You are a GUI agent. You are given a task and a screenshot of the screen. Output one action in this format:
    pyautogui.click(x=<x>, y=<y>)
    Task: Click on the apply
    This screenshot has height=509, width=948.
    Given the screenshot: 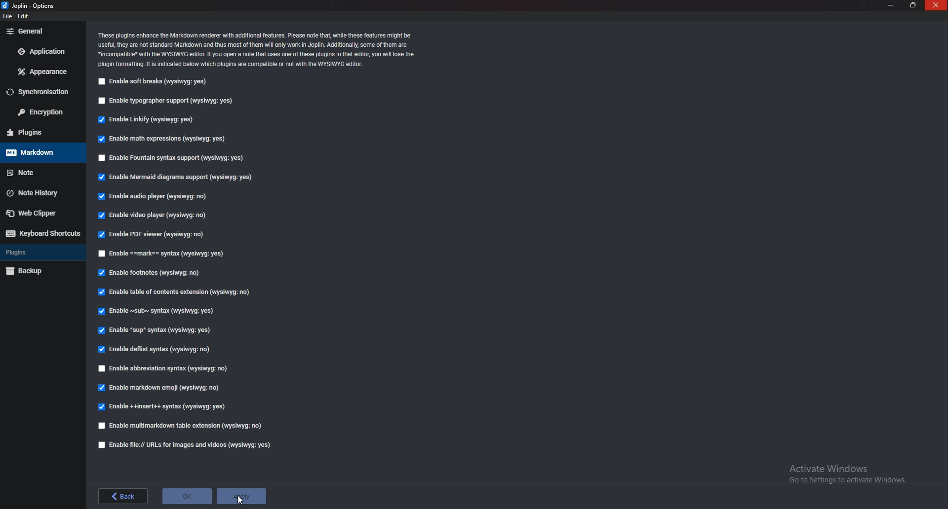 What is the action you would take?
    pyautogui.click(x=241, y=496)
    